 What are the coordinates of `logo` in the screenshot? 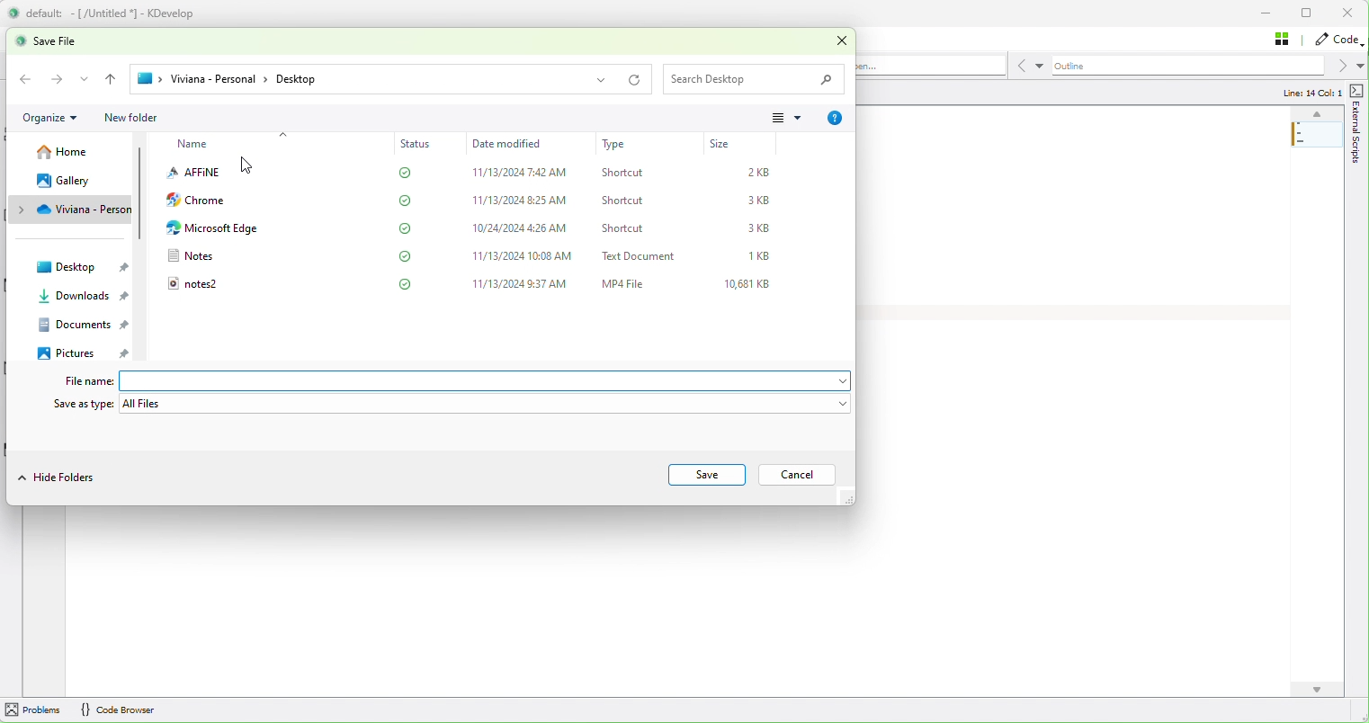 It's located at (18, 42).